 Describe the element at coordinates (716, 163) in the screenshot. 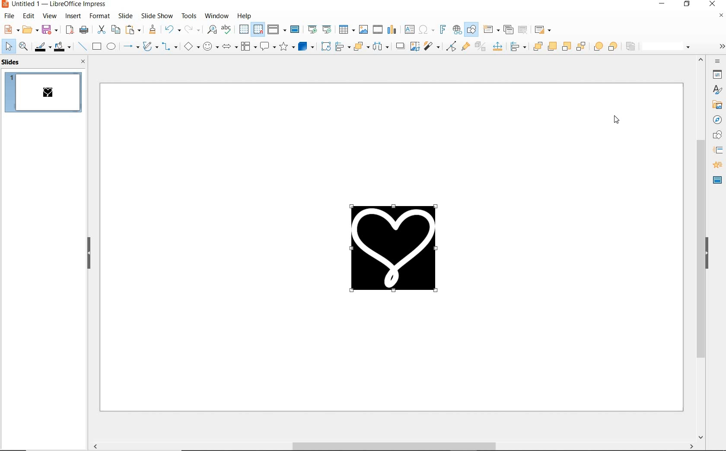

I see `posterize` at that location.